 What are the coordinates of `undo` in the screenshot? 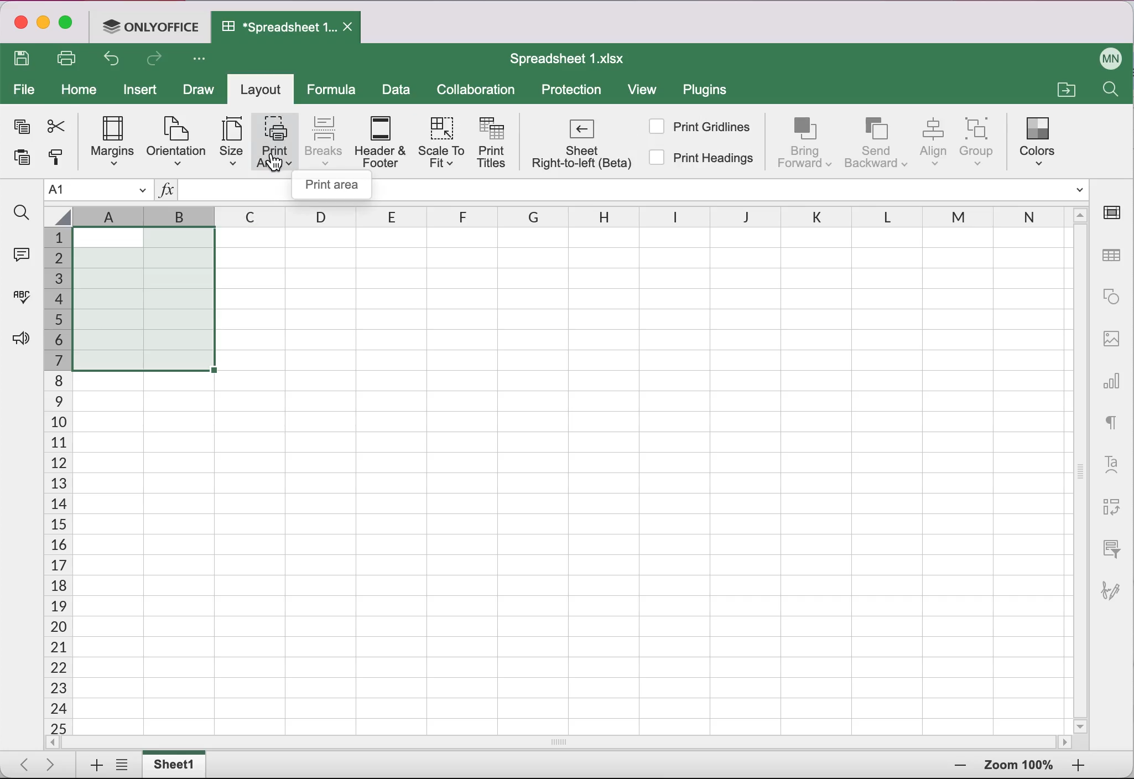 It's located at (115, 61).